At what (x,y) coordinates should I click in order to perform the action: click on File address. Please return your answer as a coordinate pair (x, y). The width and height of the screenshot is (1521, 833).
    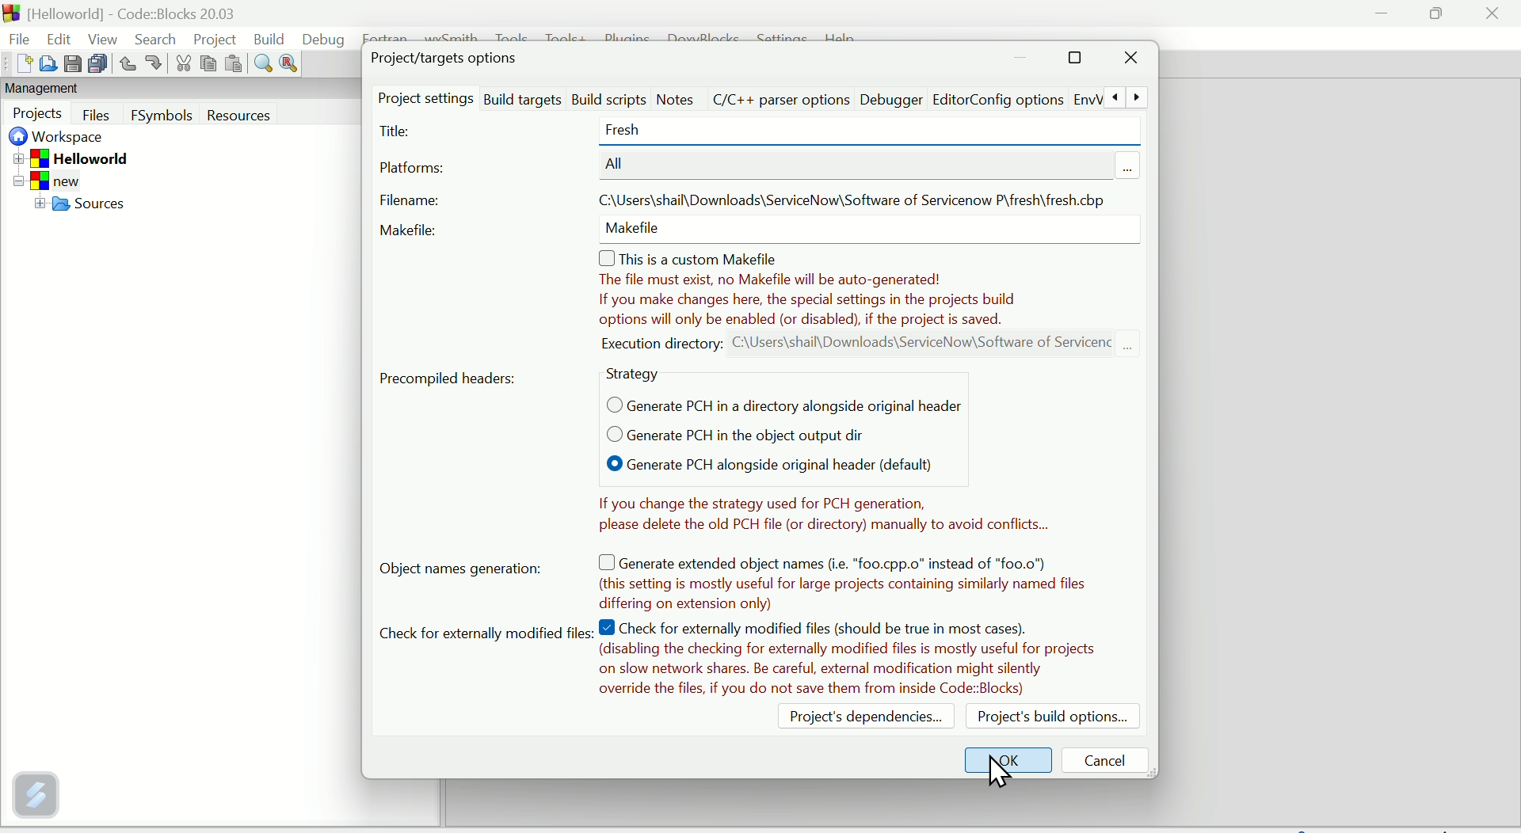
    Looking at the image, I should click on (853, 196).